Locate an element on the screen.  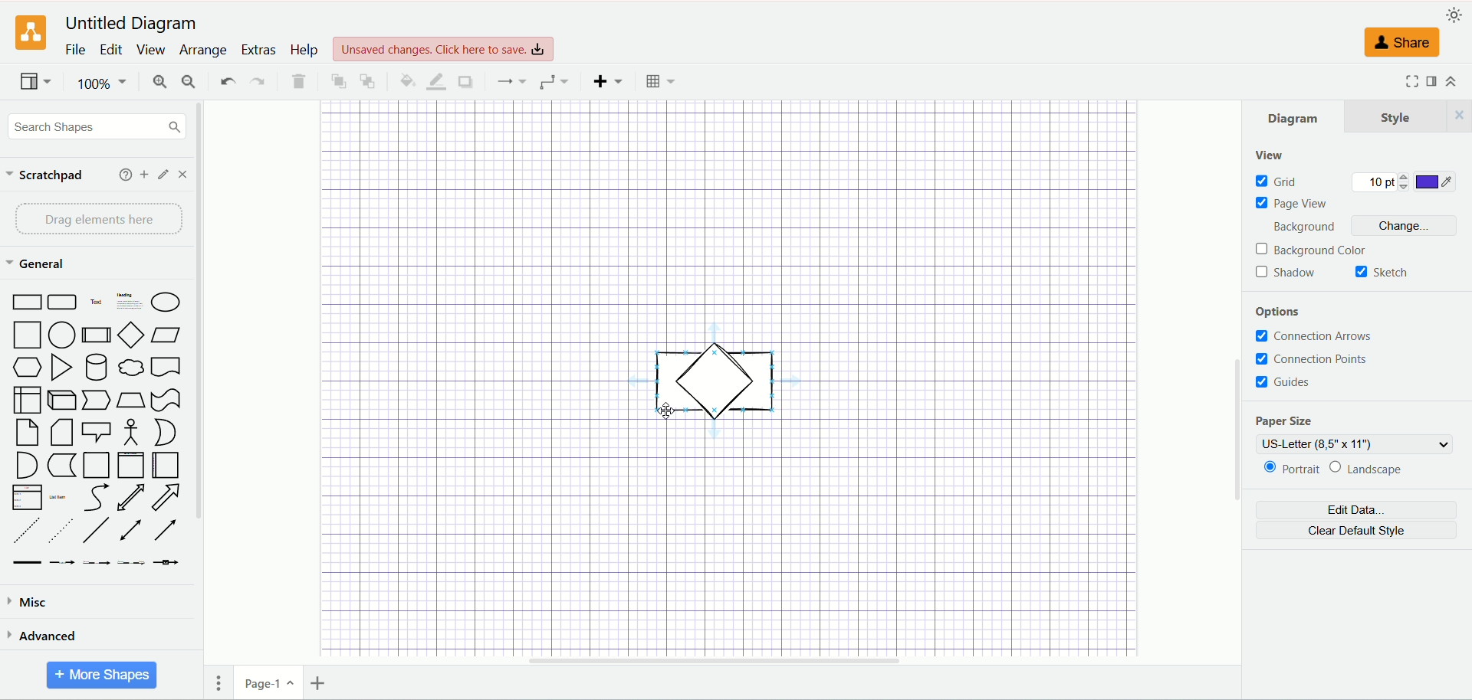
add is located at coordinates (141, 175).